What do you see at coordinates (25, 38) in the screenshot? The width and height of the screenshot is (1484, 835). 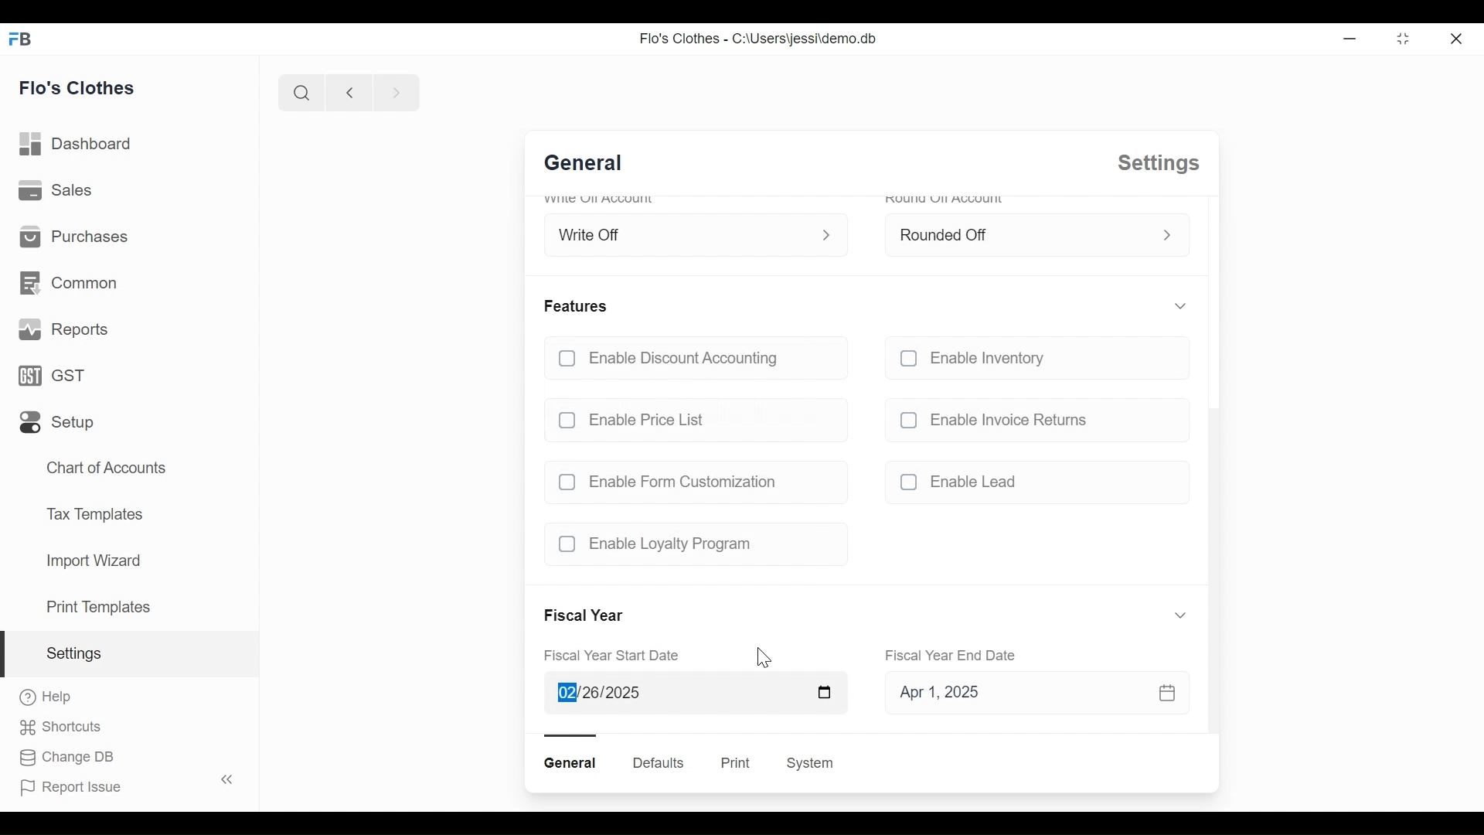 I see `Frappe Books Desktop icon` at bounding box center [25, 38].